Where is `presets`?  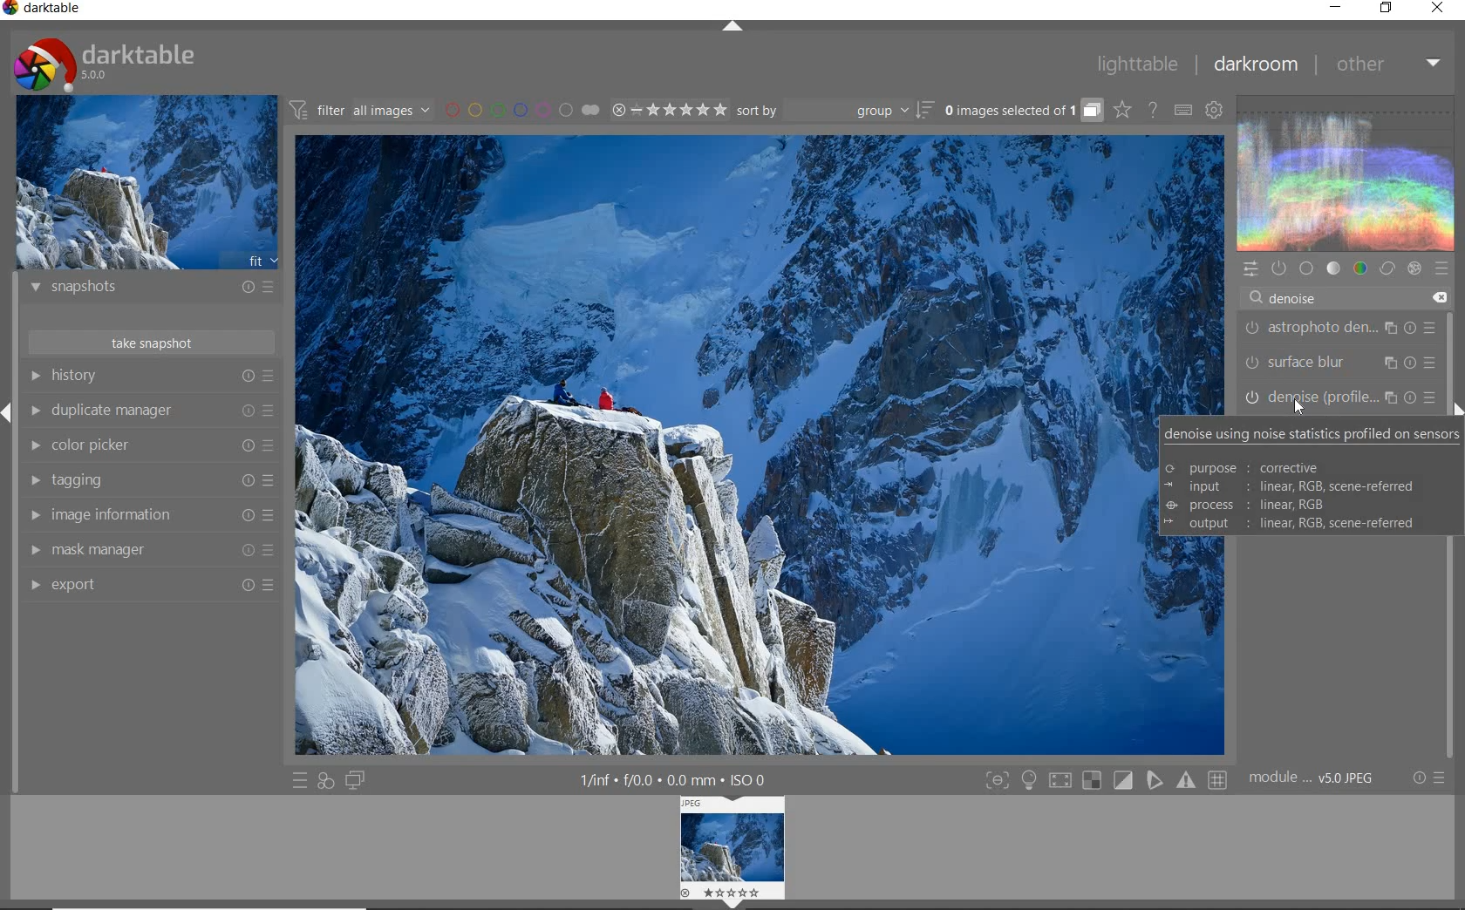 presets is located at coordinates (1441, 265).